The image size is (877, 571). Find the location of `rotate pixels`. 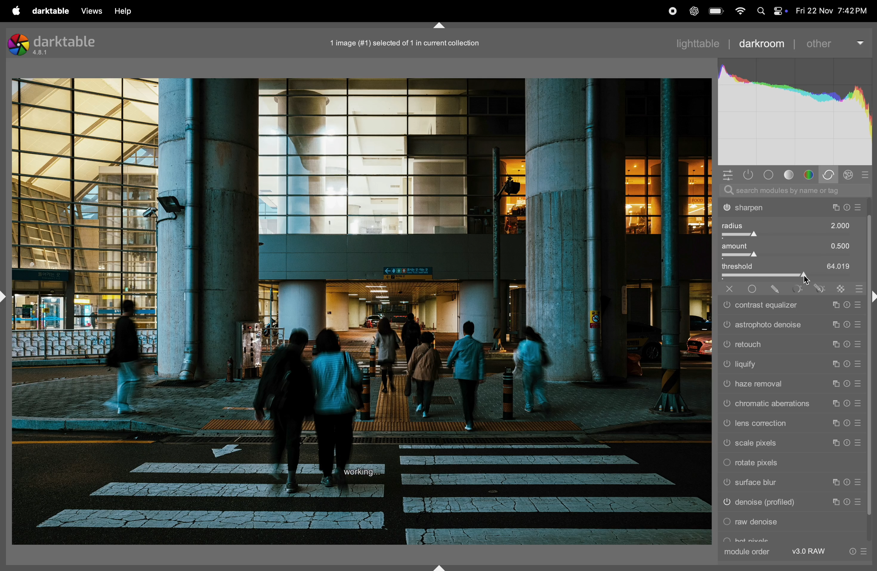

rotate pixels is located at coordinates (789, 464).